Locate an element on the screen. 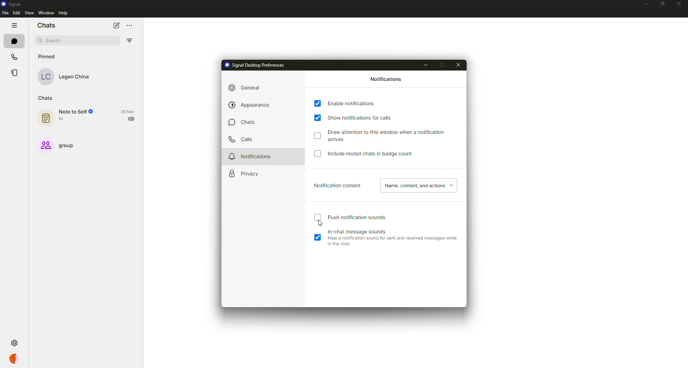 This screenshot has width=688, height=368. name, content, actions is located at coordinates (417, 185).